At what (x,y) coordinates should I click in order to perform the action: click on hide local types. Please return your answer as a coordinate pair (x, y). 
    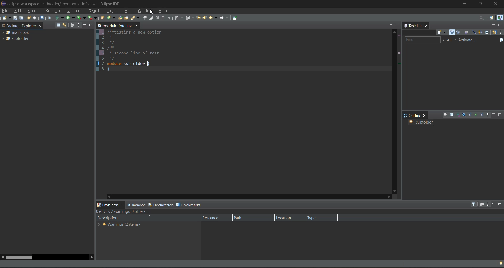
    Looking at the image, I should click on (482, 115).